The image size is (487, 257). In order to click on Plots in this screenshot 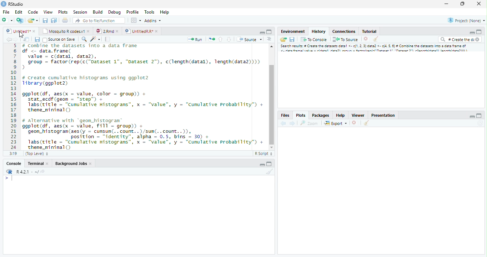, I will do `click(63, 12)`.